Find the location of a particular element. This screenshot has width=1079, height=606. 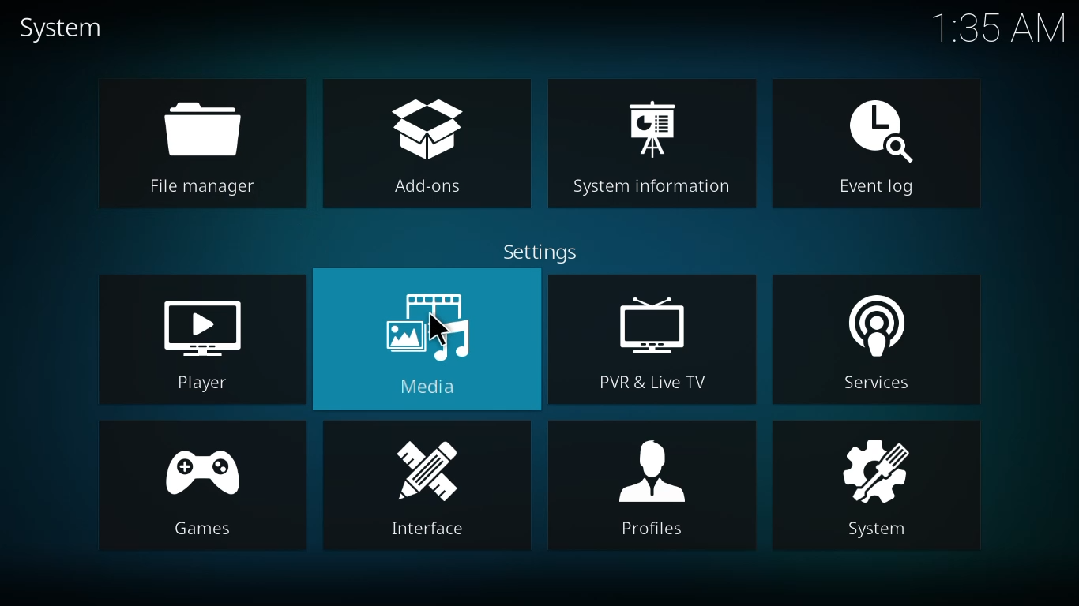

settings is located at coordinates (543, 254).